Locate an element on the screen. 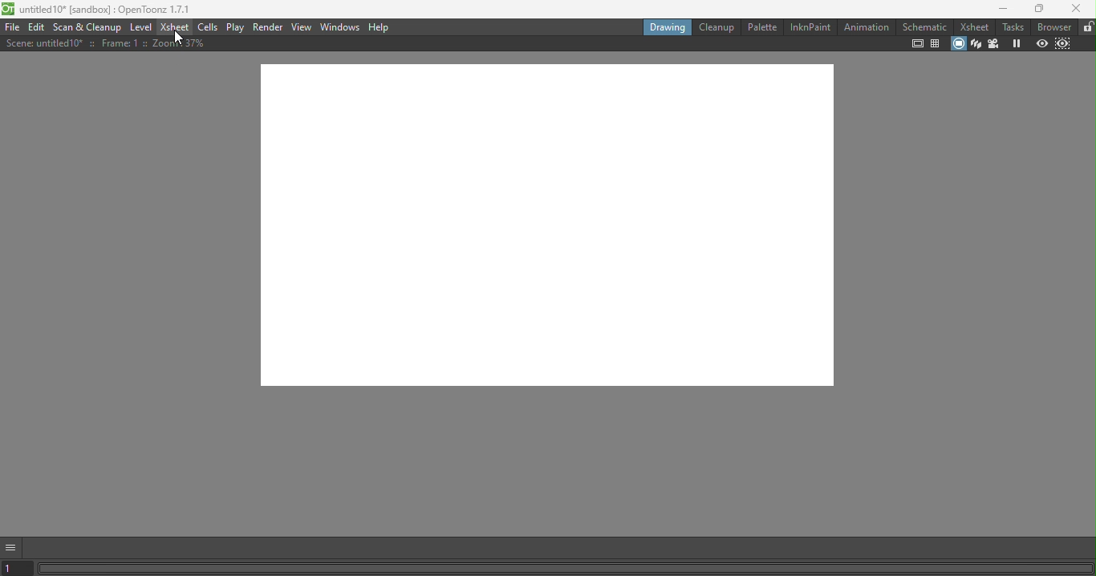 The height and width of the screenshot is (576, 1096). View is located at coordinates (302, 26).